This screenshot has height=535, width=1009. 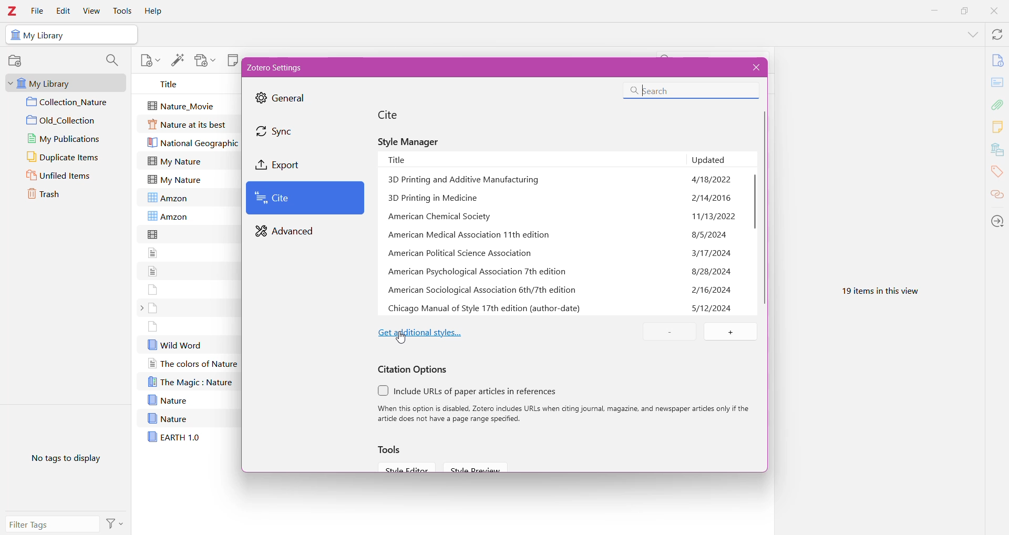 What do you see at coordinates (730, 332) in the screenshot?
I see `Add a style from a file` at bounding box center [730, 332].